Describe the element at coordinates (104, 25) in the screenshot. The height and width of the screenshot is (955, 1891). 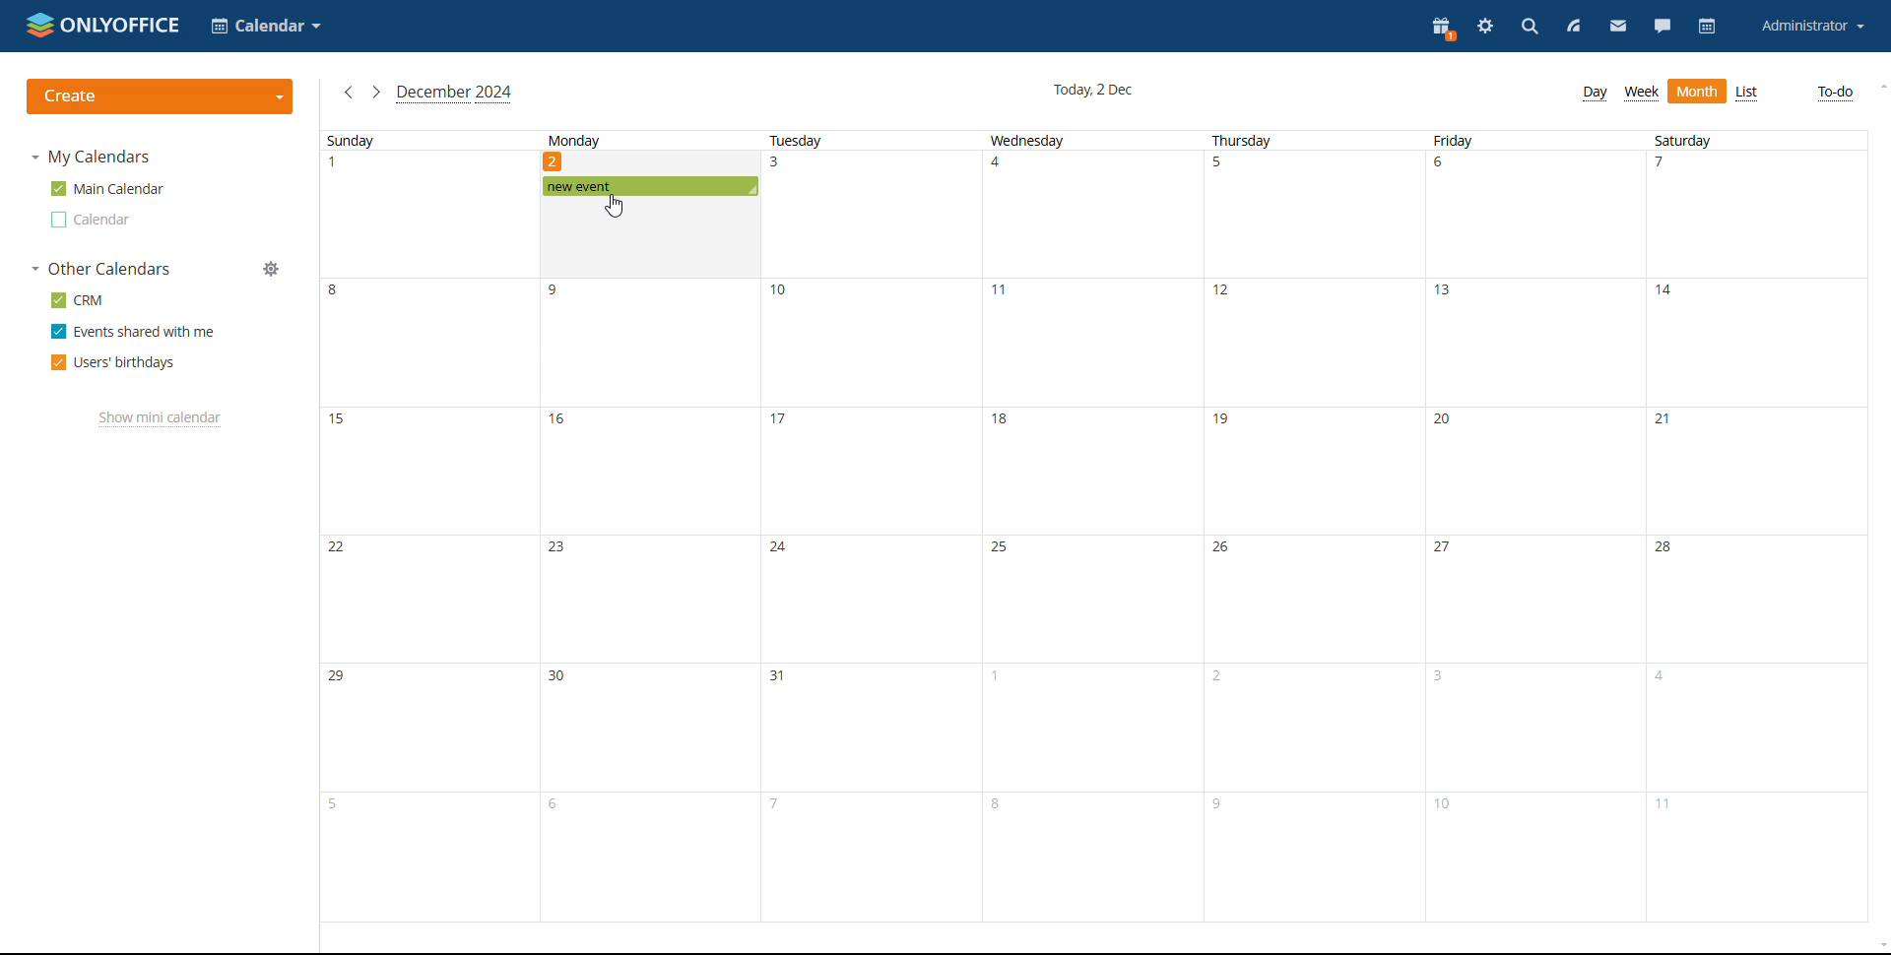
I see `logo` at that location.